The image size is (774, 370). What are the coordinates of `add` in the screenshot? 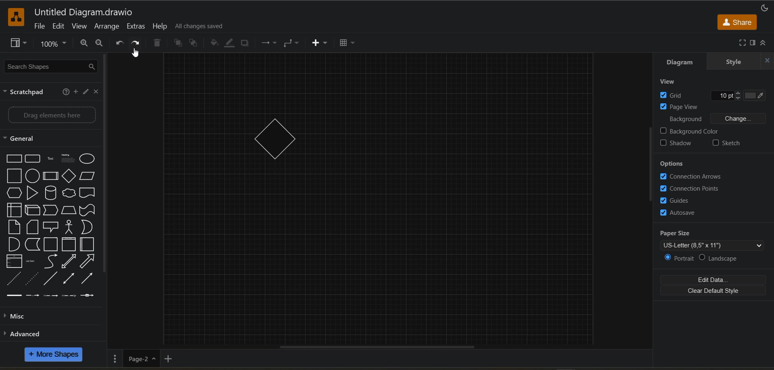 It's located at (75, 92).